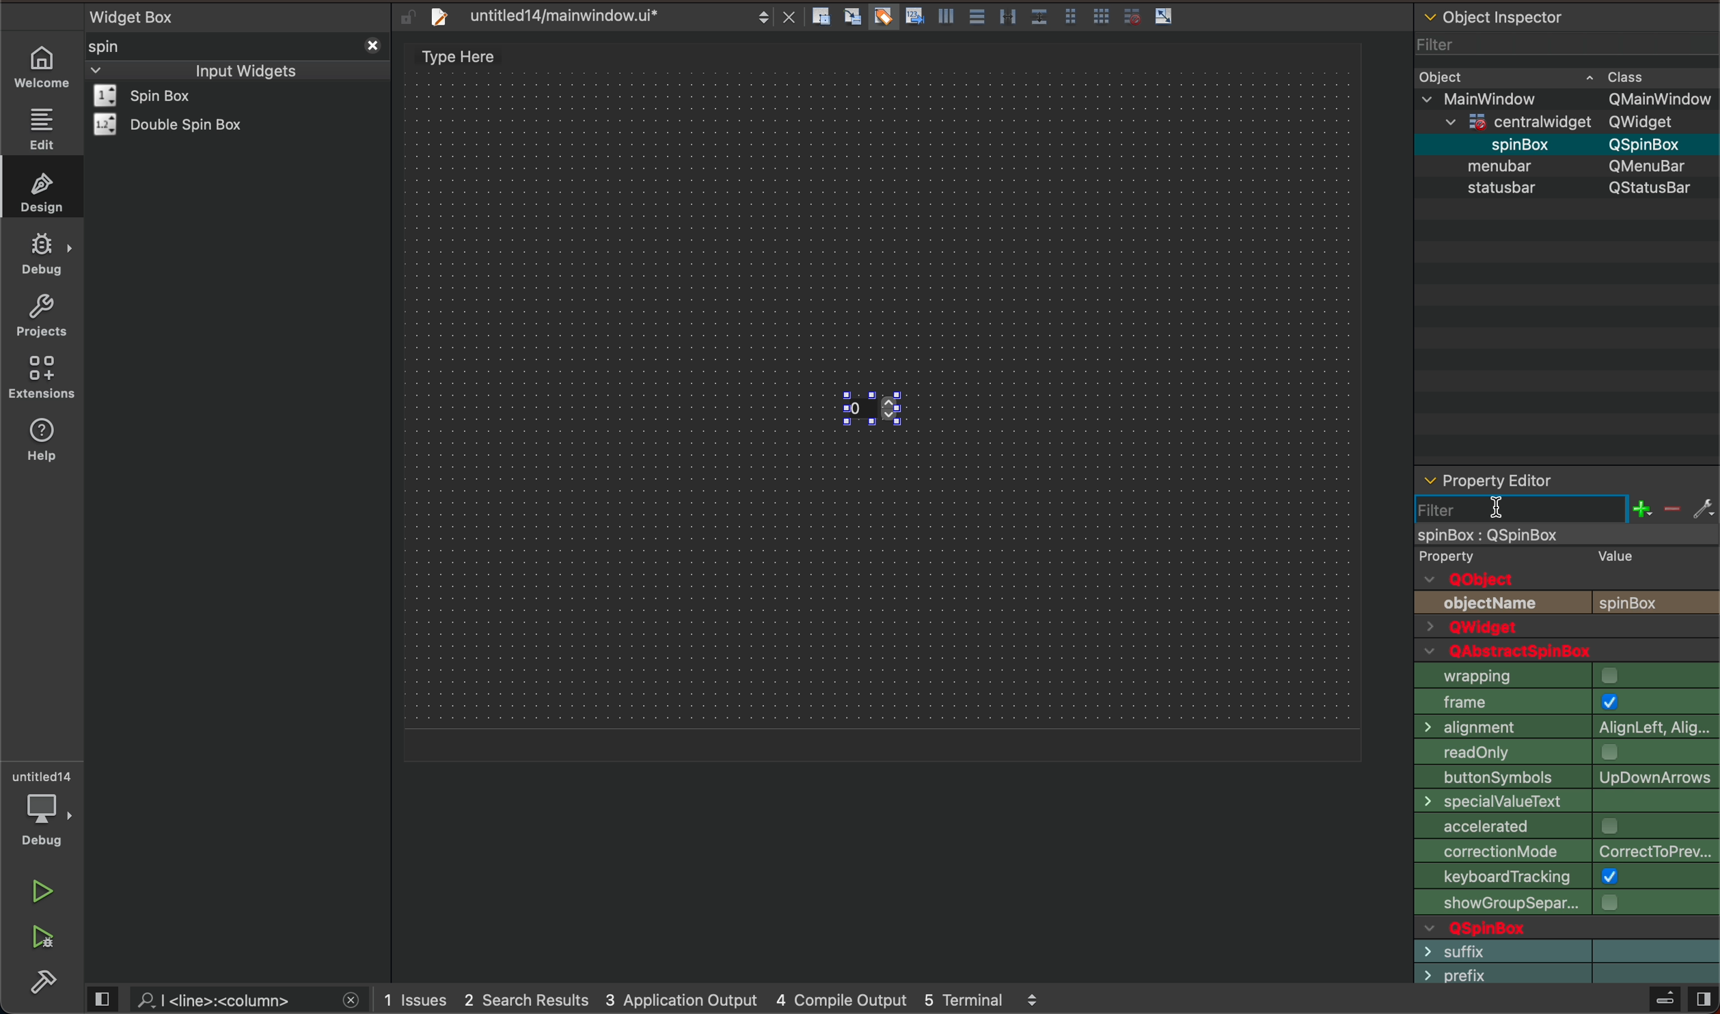 Image resolution: width=1720 pixels, height=1014 pixels. What do you see at coordinates (370, 44) in the screenshot?
I see `close` at bounding box center [370, 44].